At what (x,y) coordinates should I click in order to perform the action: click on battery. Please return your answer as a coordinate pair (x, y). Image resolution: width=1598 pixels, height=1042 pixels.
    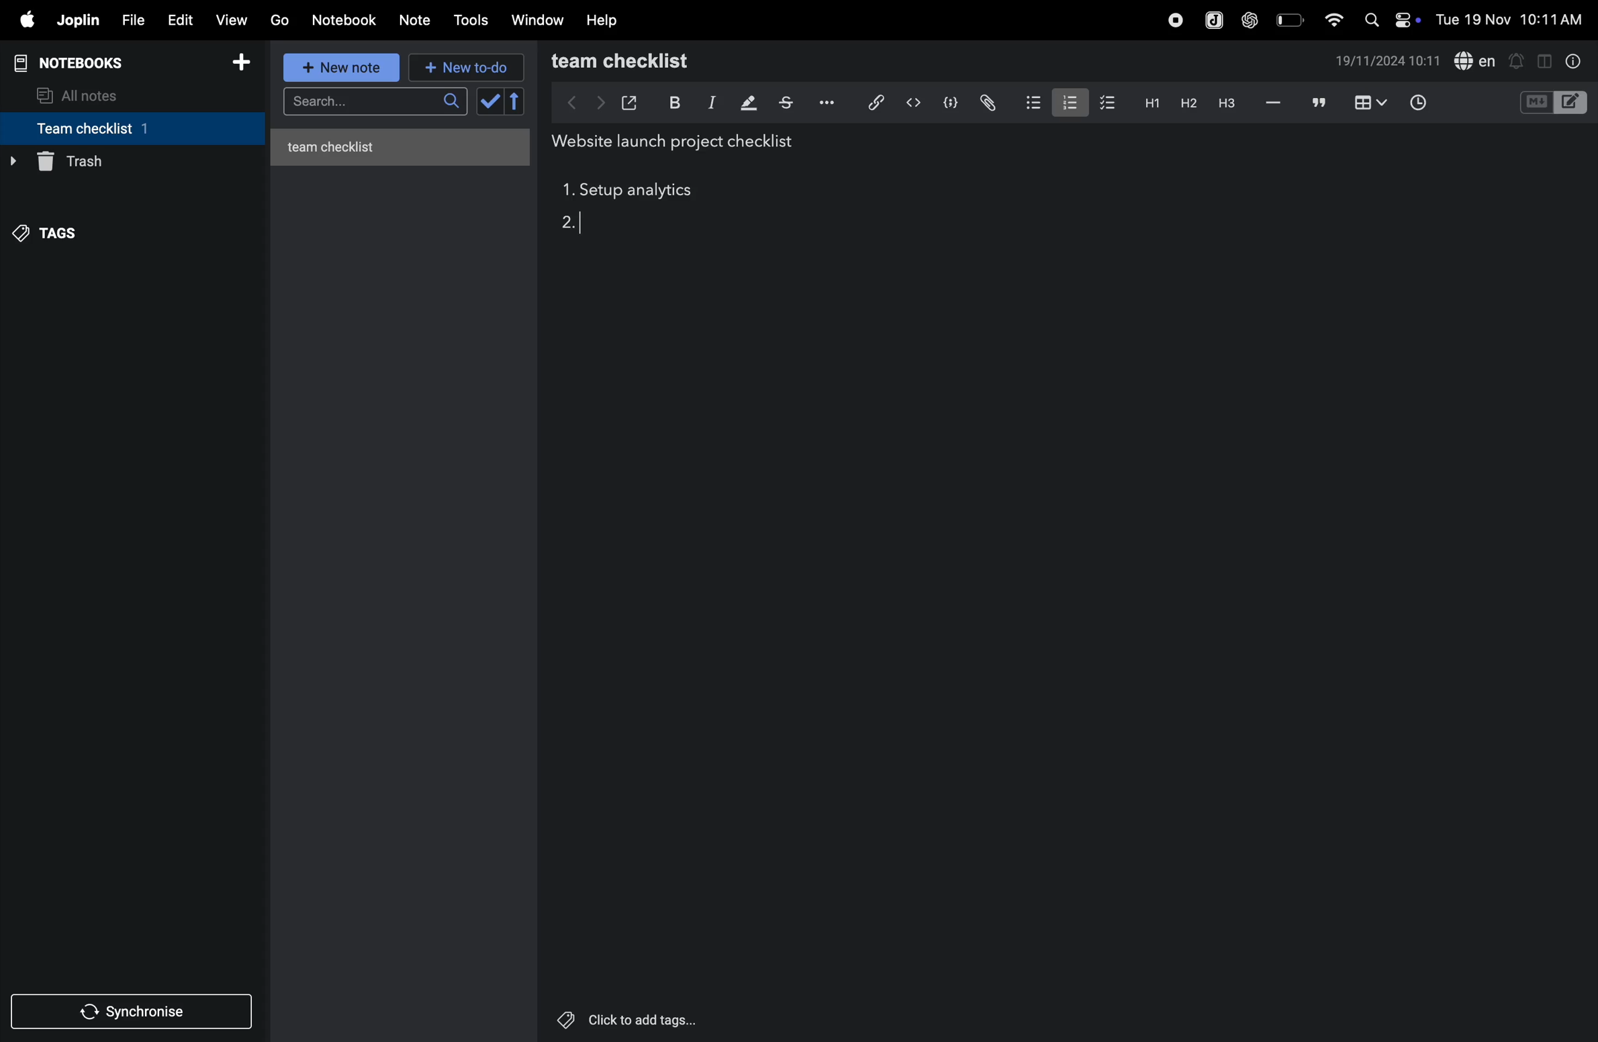
    Looking at the image, I should click on (1288, 19).